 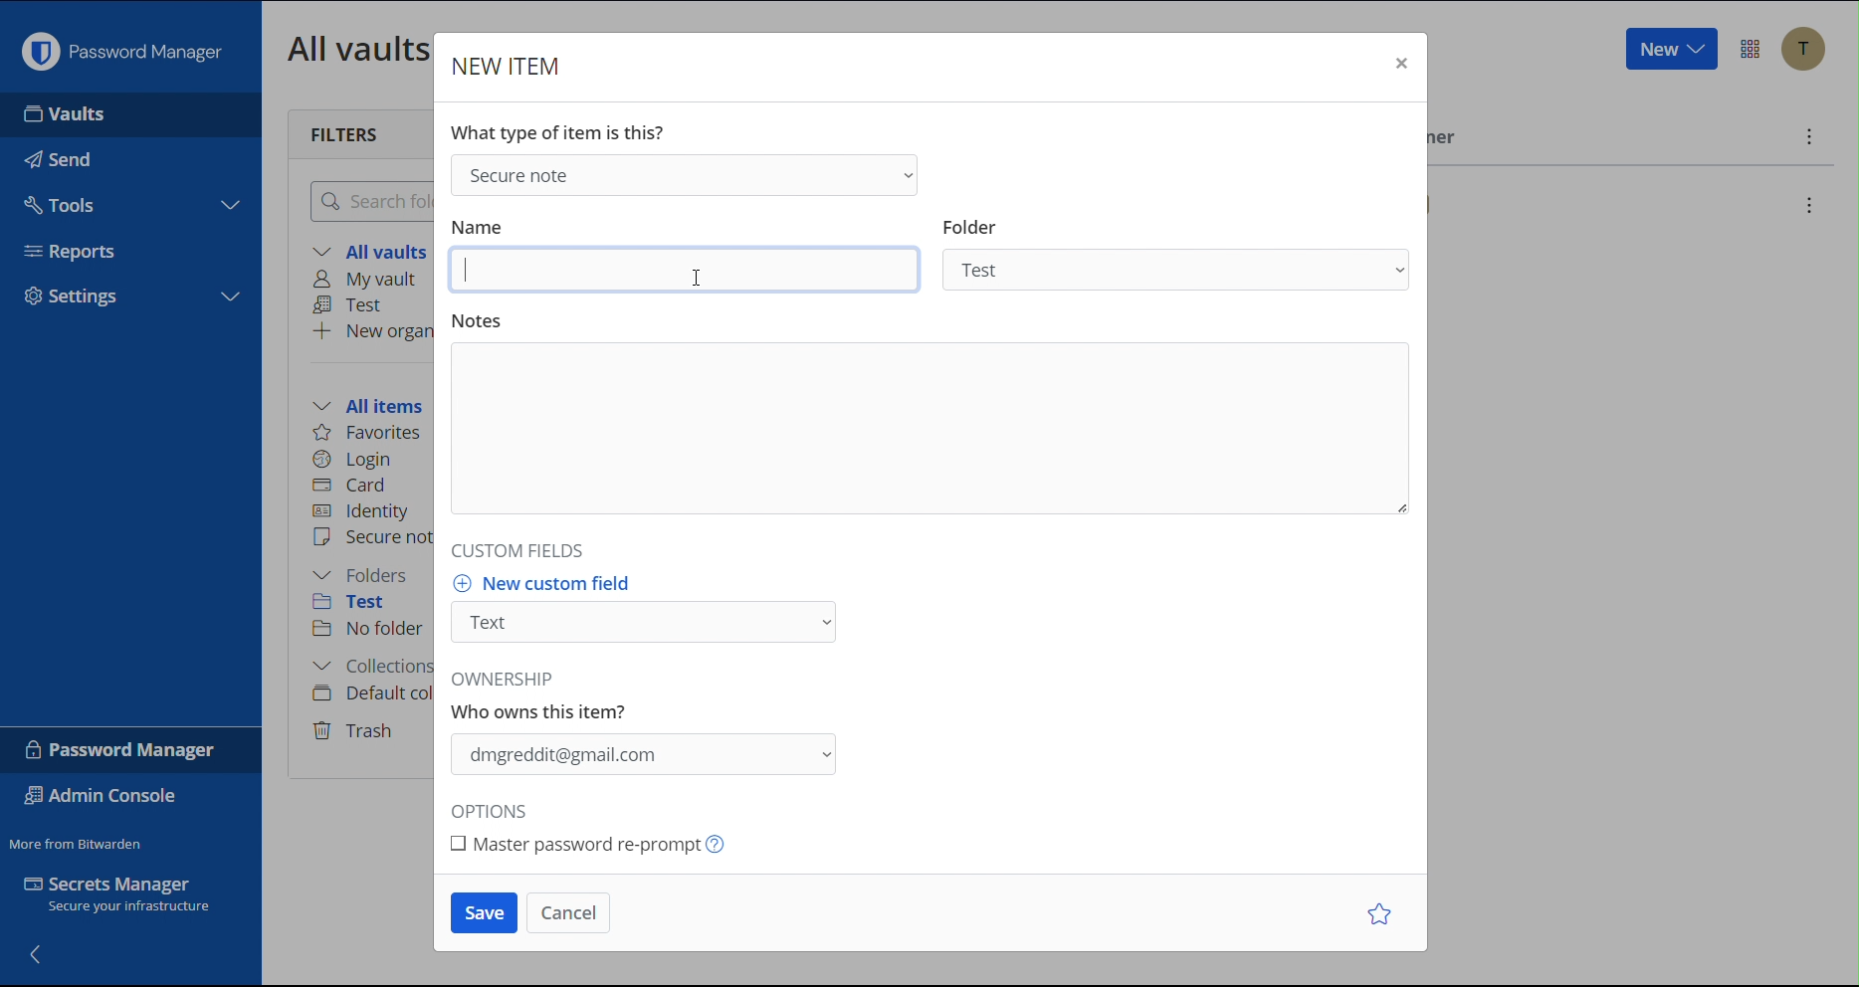 I want to click on Card, so click(x=353, y=483).